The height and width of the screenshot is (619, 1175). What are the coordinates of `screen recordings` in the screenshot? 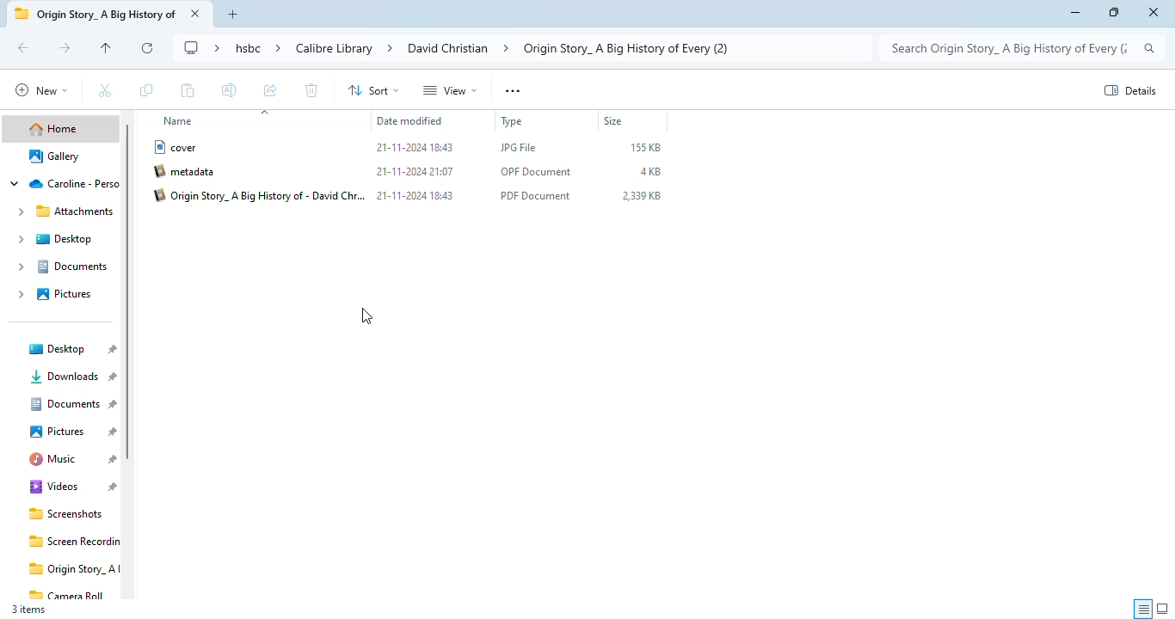 It's located at (73, 542).